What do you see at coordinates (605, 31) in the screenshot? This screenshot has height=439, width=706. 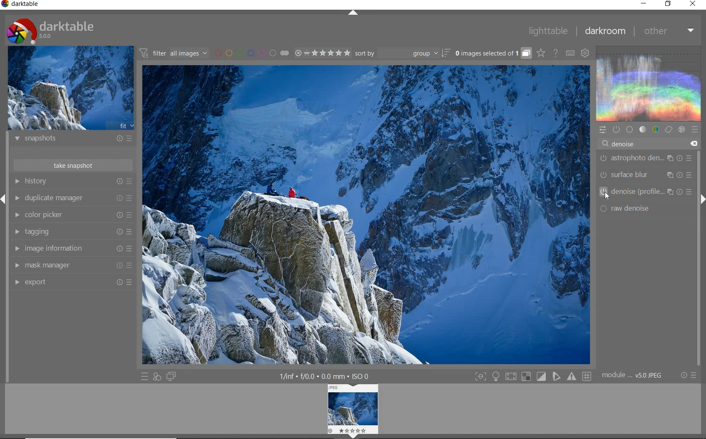 I see `darkroom` at bounding box center [605, 31].